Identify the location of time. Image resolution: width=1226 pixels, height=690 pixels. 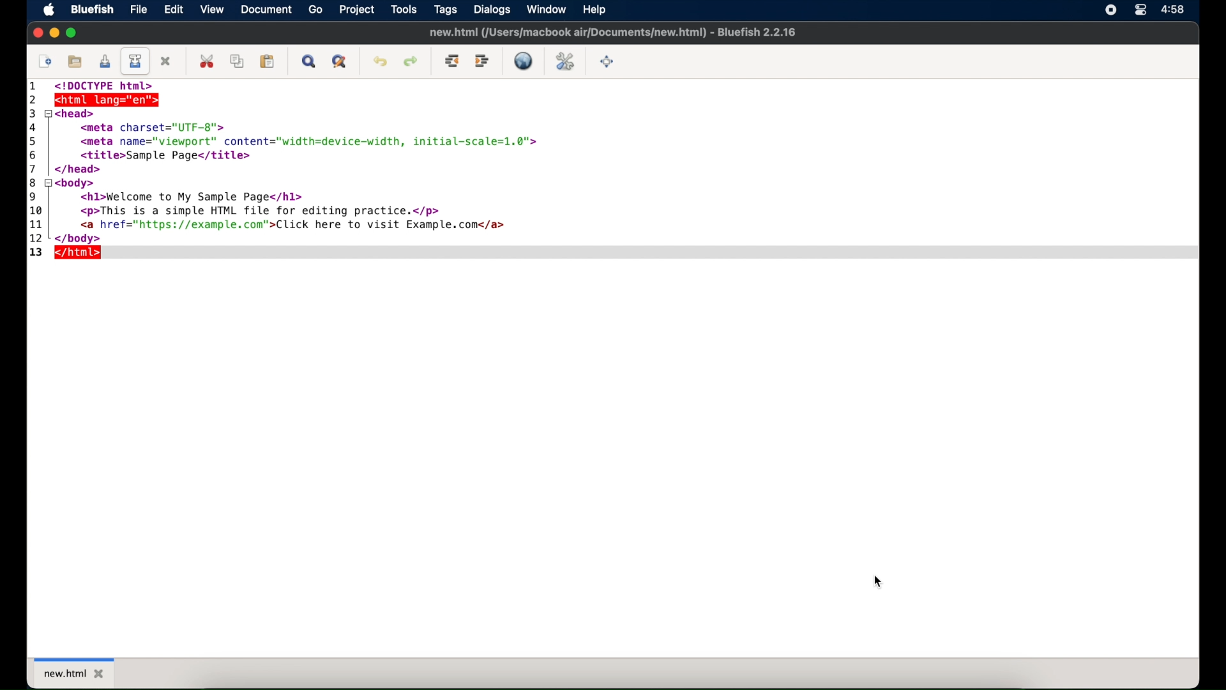
(1174, 10).